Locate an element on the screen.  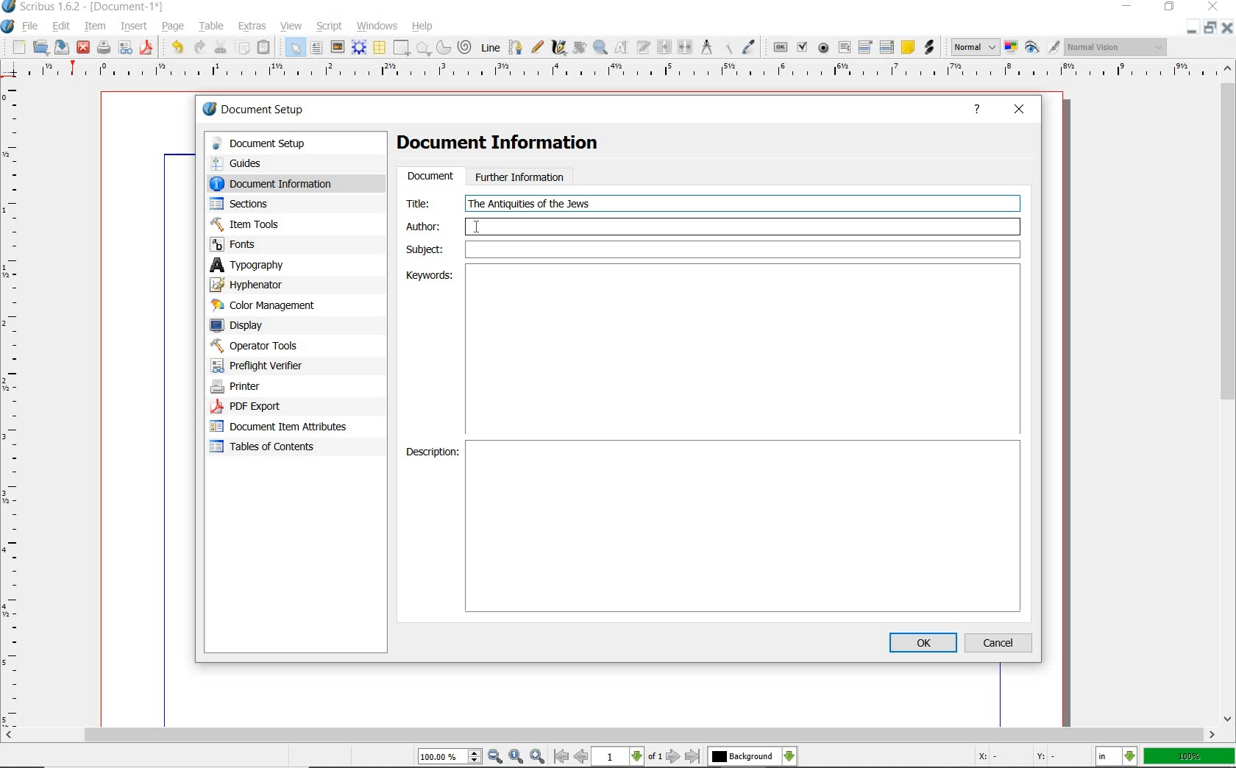
freehand line is located at coordinates (536, 46).